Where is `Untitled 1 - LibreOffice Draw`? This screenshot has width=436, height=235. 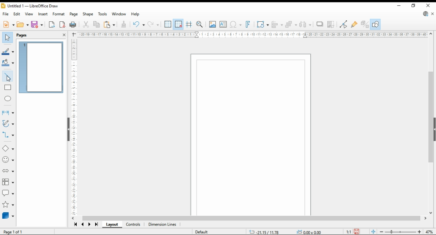
Untitled 1 - LibreOffice Draw is located at coordinates (29, 6).